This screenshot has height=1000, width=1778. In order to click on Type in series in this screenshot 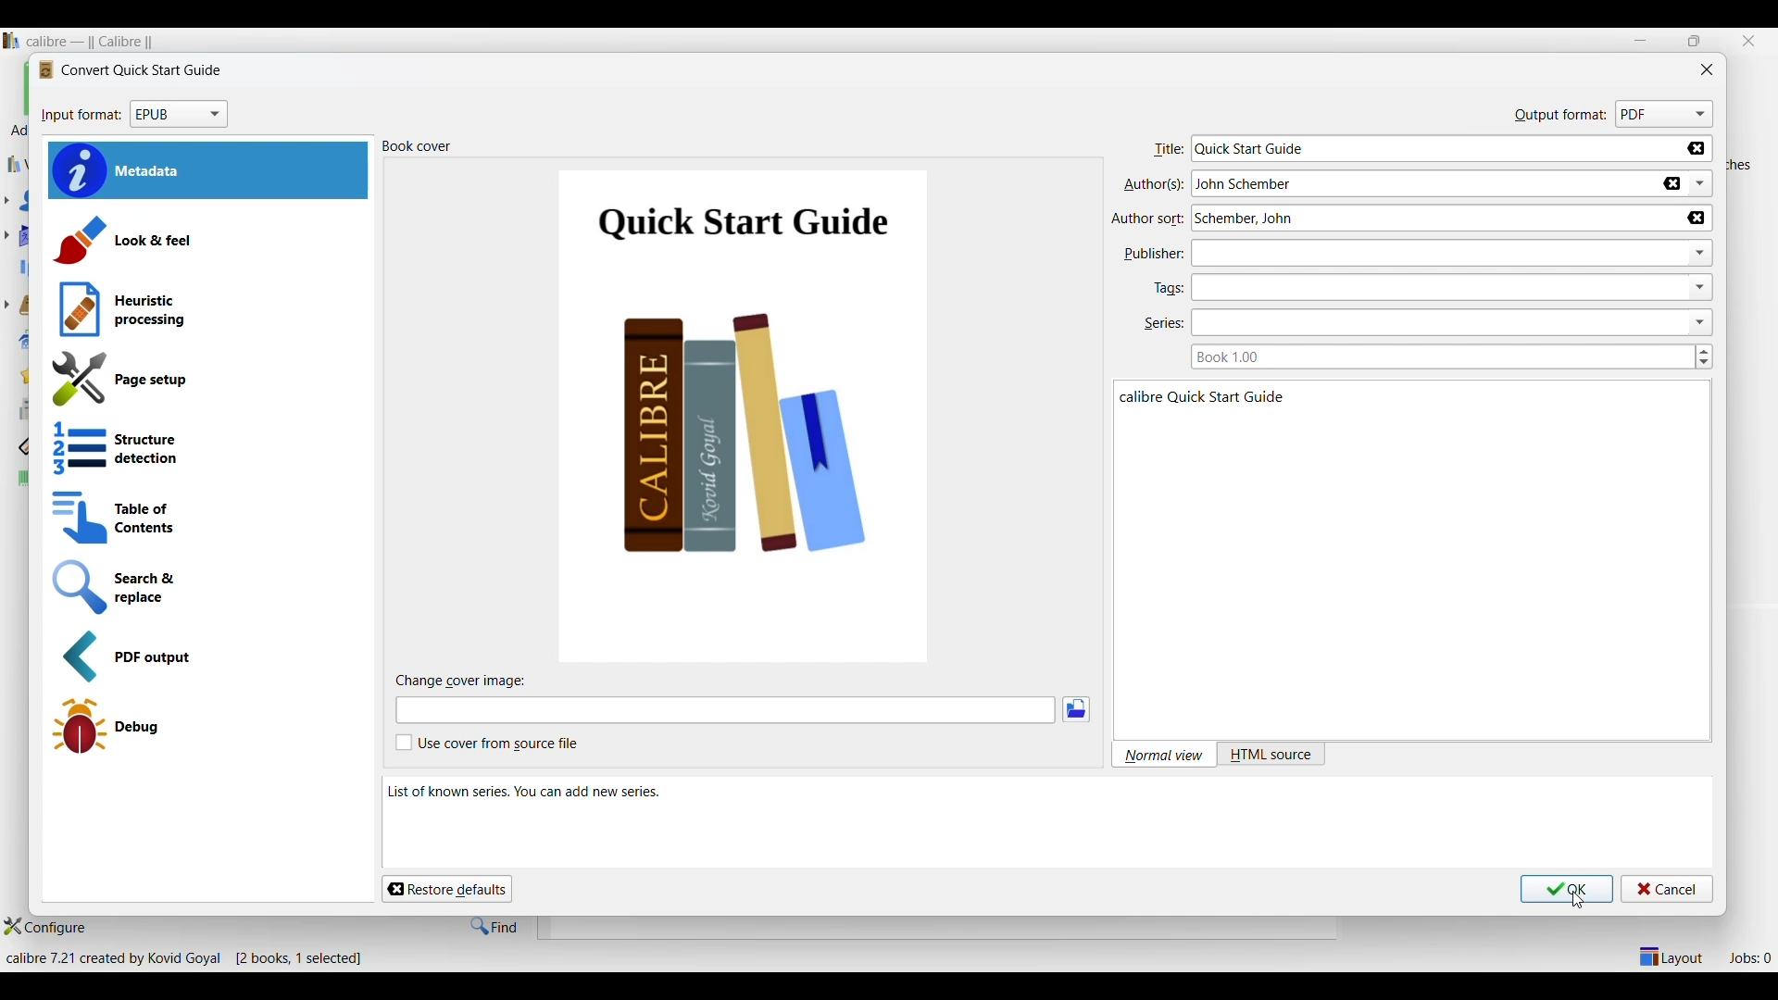, I will do `click(1409, 322)`.